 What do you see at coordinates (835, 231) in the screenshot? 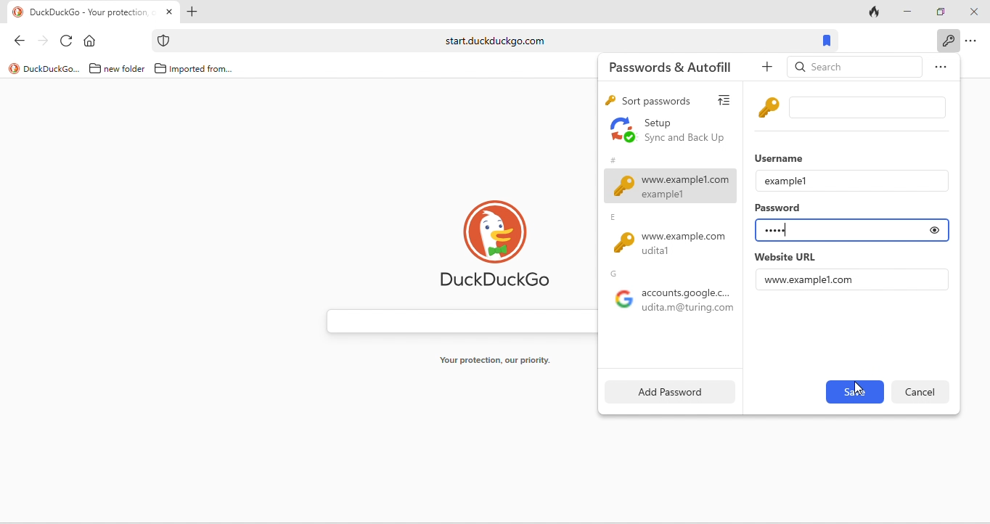
I see `typing password in password input box` at bounding box center [835, 231].